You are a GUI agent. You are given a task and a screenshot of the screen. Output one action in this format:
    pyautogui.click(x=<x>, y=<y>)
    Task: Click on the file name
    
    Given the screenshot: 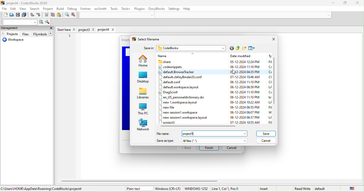 What is the action you would take?
    pyautogui.click(x=152, y=39)
    